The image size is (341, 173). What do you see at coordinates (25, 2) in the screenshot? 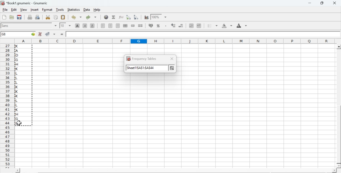
I see `application name` at bounding box center [25, 2].